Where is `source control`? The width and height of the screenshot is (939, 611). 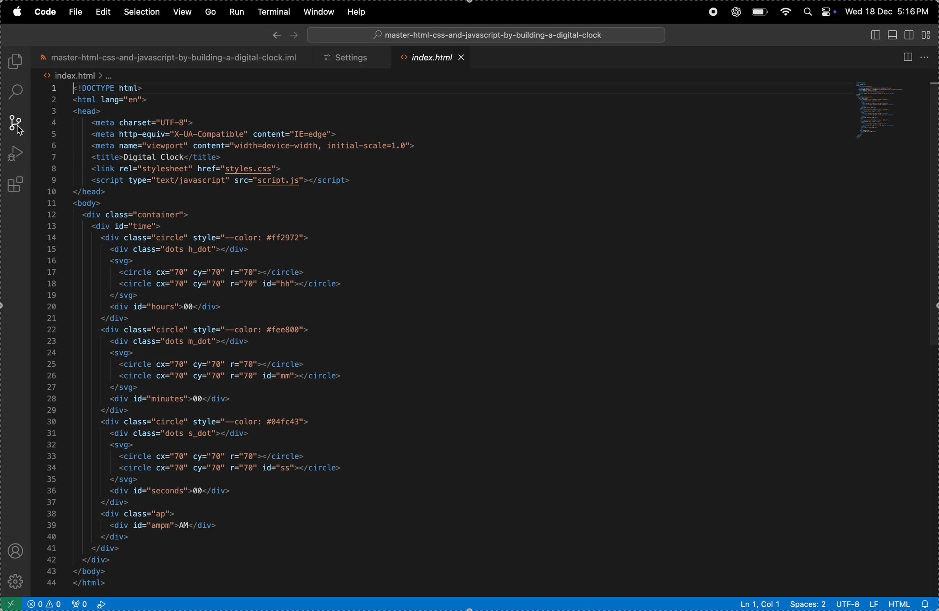 source control is located at coordinates (14, 124).